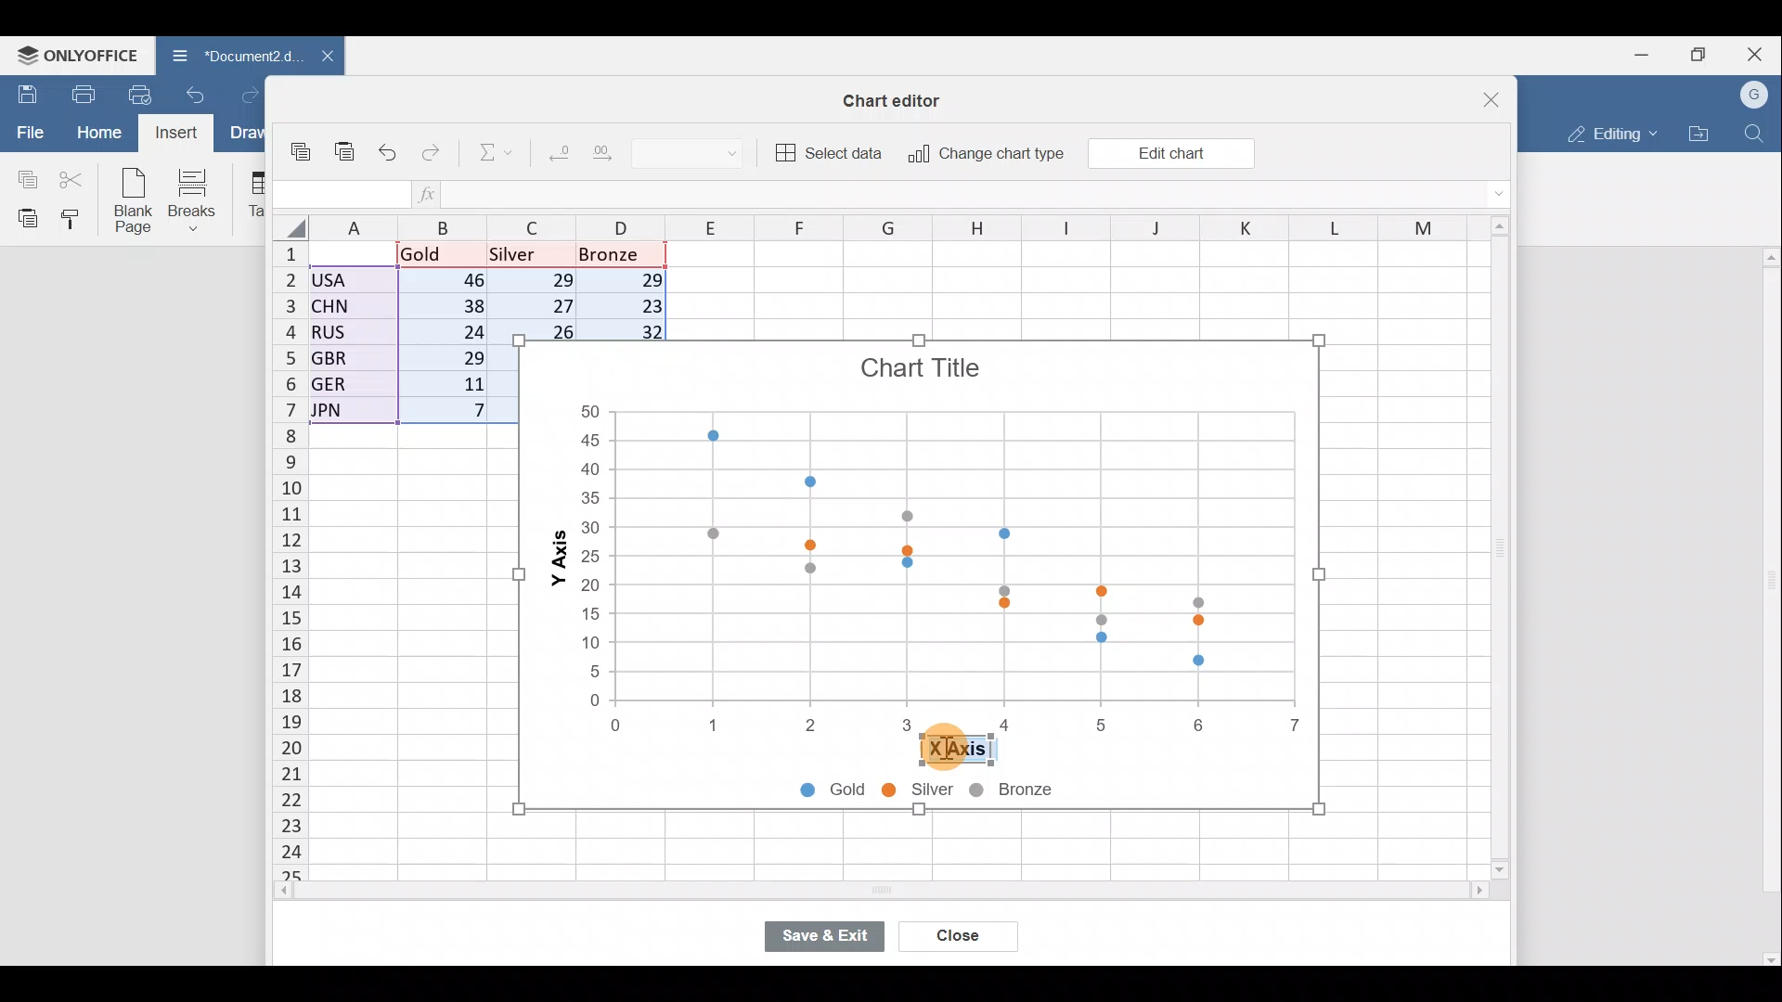 This screenshot has width=1782, height=1002. Describe the element at coordinates (1755, 134) in the screenshot. I see `Find` at that location.